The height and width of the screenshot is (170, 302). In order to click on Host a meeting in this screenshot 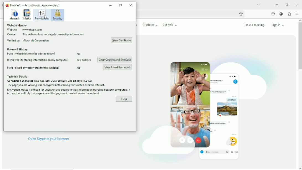, I will do `click(254, 25)`.